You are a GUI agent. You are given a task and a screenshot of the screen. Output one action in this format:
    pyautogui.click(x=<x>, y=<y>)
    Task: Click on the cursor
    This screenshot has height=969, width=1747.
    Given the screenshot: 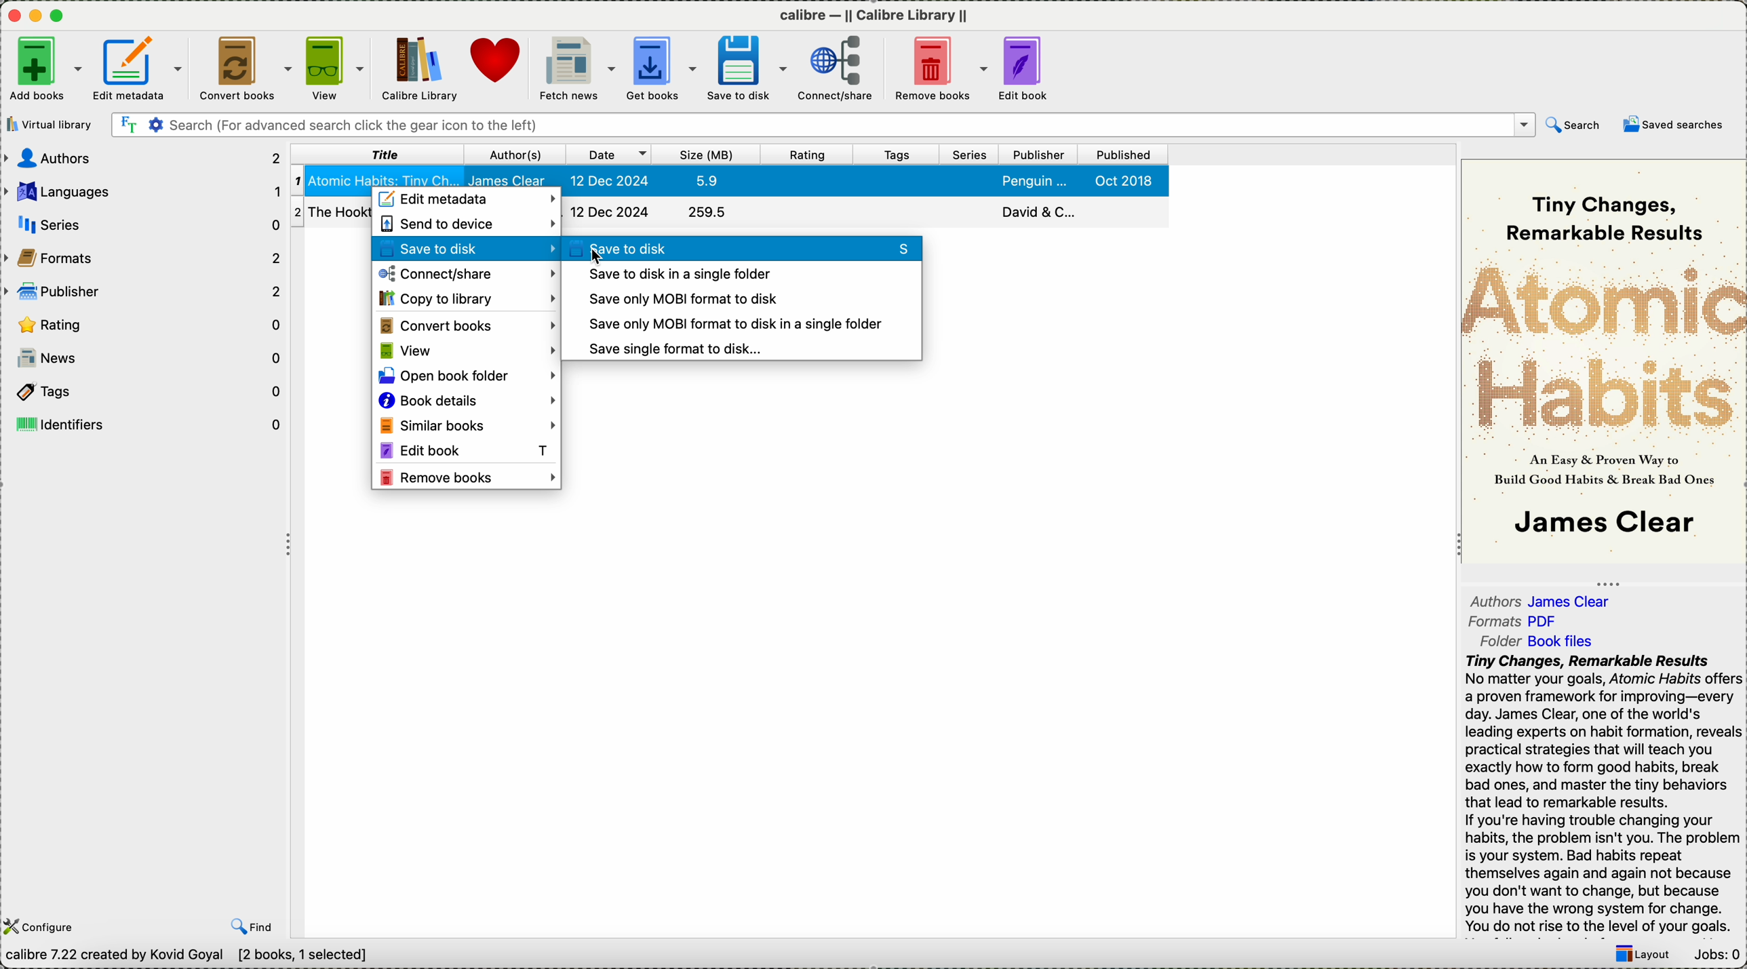 What is the action you would take?
    pyautogui.click(x=594, y=252)
    